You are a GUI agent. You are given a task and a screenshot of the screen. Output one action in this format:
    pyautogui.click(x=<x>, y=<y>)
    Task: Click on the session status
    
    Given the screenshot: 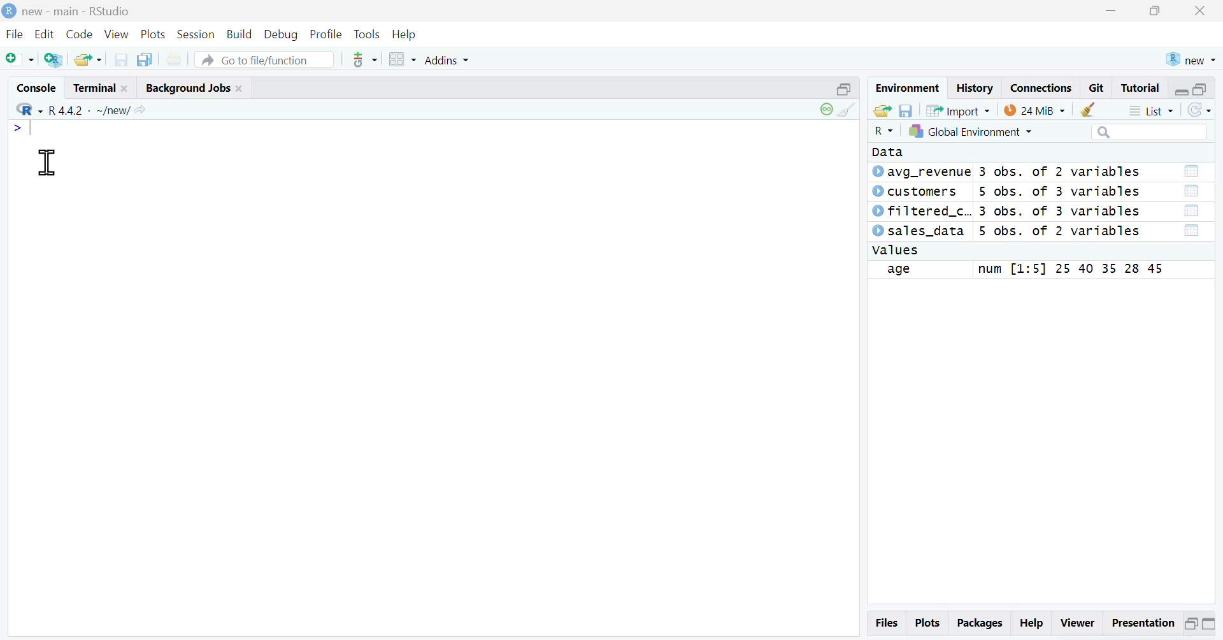 What is the action you would take?
    pyautogui.click(x=825, y=110)
    